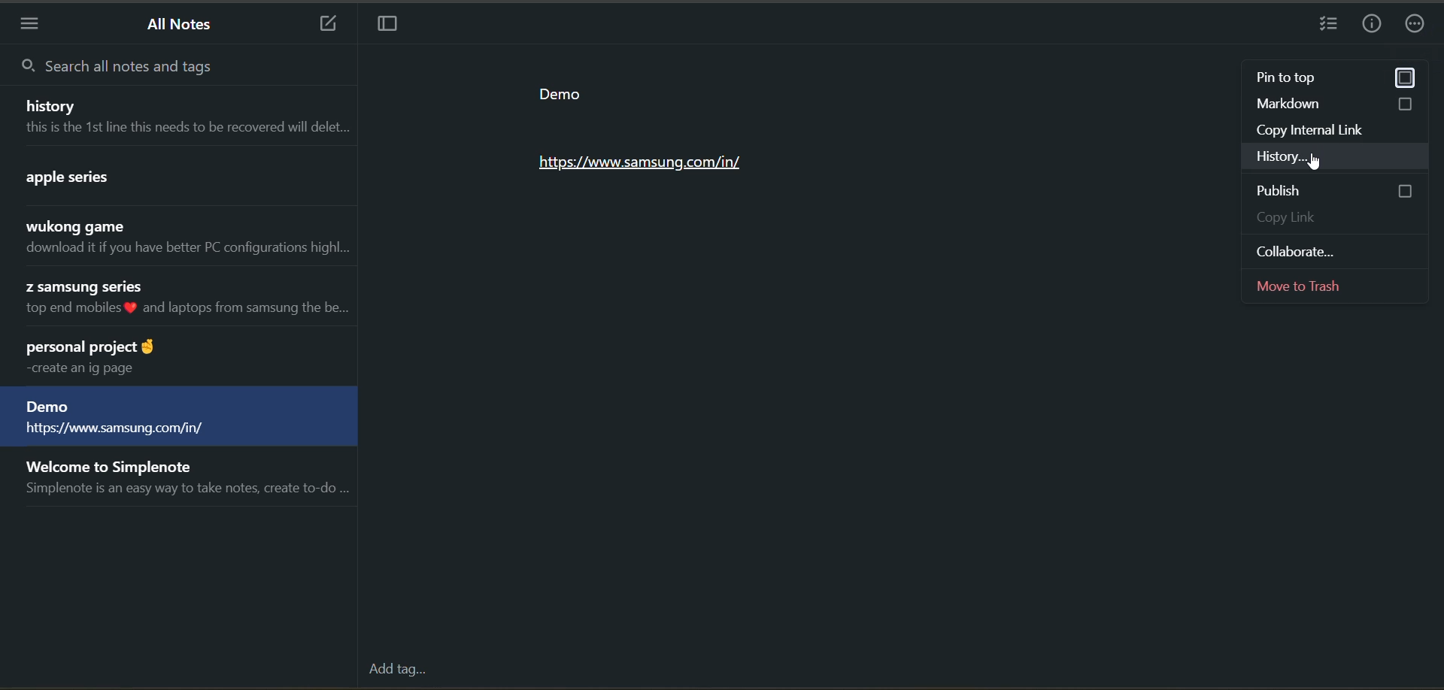 This screenshot has height=690, width=1444. Describe the element at coordinates (396, 670) in the screenshot. I see `add tag` at that location.